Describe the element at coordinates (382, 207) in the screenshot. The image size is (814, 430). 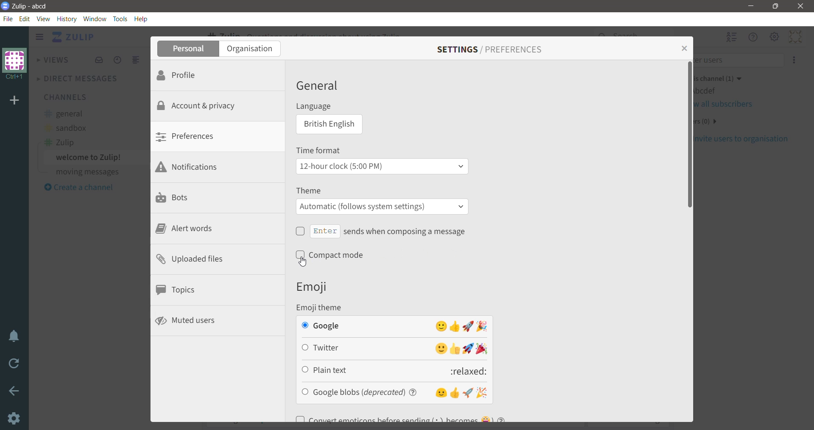
I see `Automic (follow system settings)` at that location.